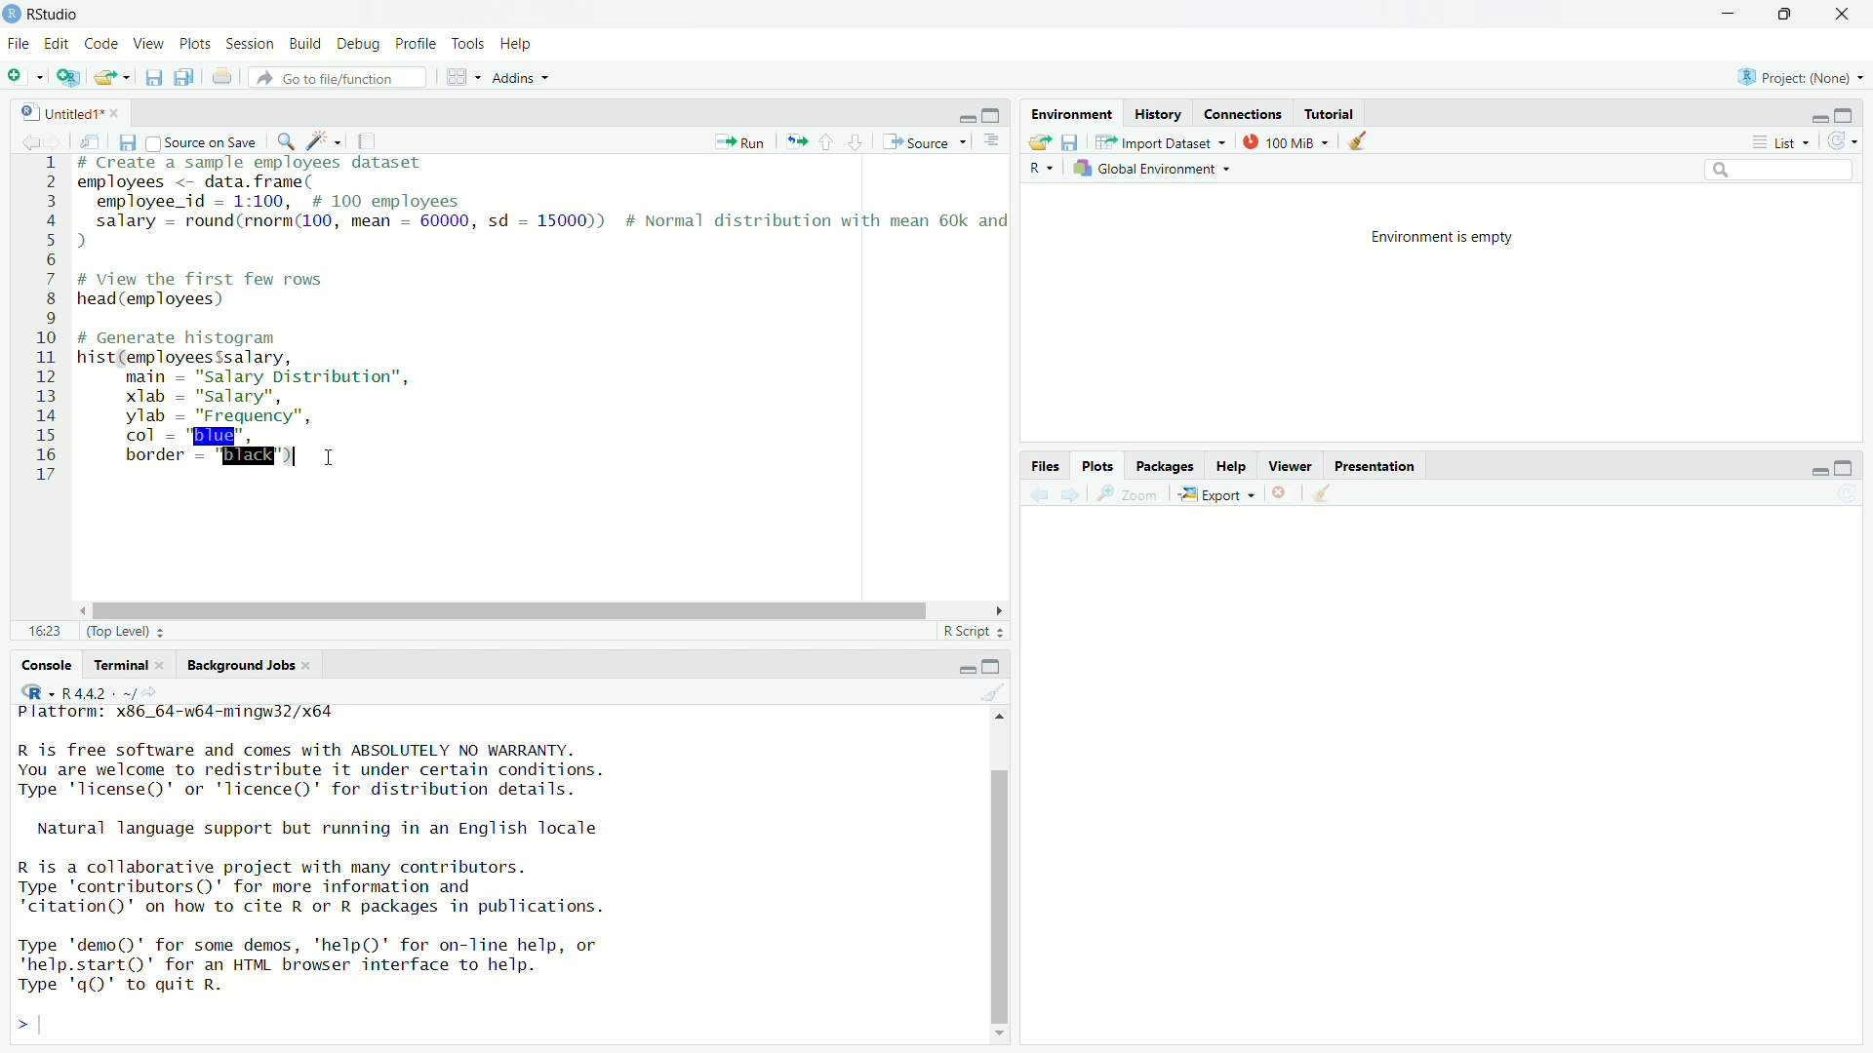 The image size is (1873, 1053). I want to click on # Create a sample employees dataset
employees <- data. frame(

employee id — 1:100, # 100 employees

salary - round(rnorm(100, mean - 60000, sd = 15000)) # Normal distribution with mean 60k and
), so click(542, 206).